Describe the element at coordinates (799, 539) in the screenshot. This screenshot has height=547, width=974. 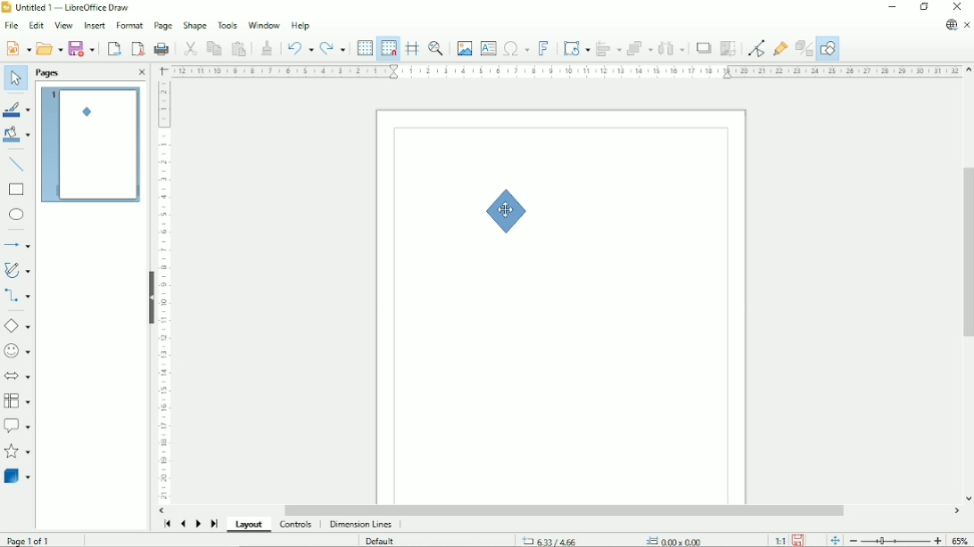
I see `Save` at that location.